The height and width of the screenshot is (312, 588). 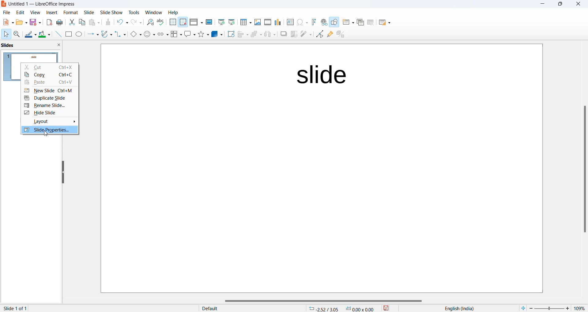 I want to click on slide layout, so click(x=384, y=24).